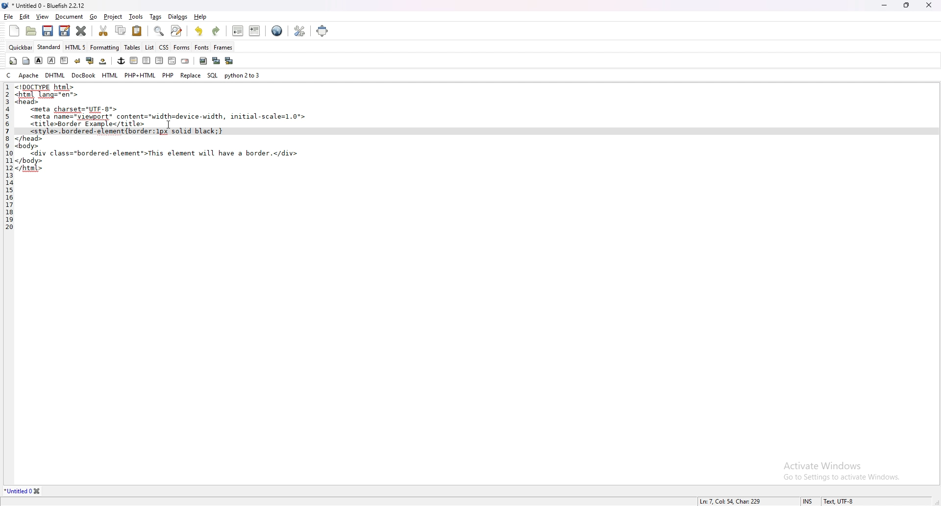 This screenshot has width=941, height=506. Describe the element at coordinates (114, 17) in the screenshot. I see `project` at that location.